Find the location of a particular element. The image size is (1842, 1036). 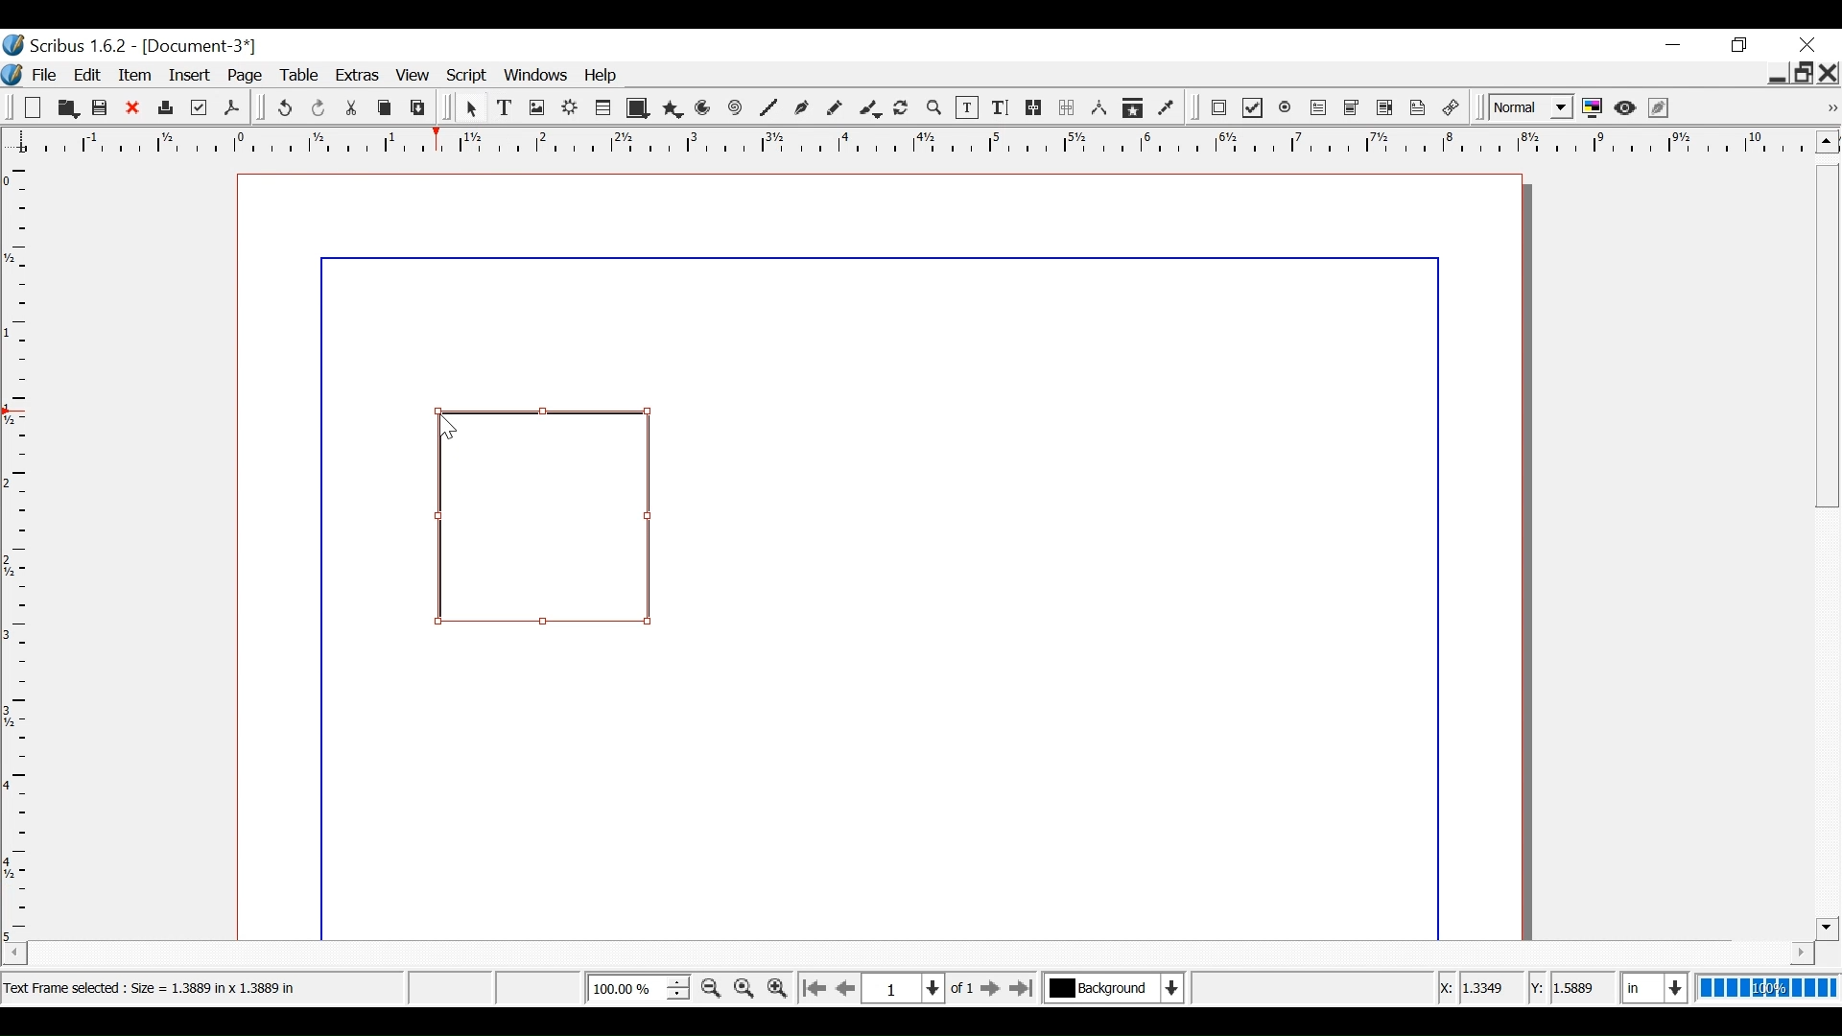

Edit is located at coordinates (89, 75).